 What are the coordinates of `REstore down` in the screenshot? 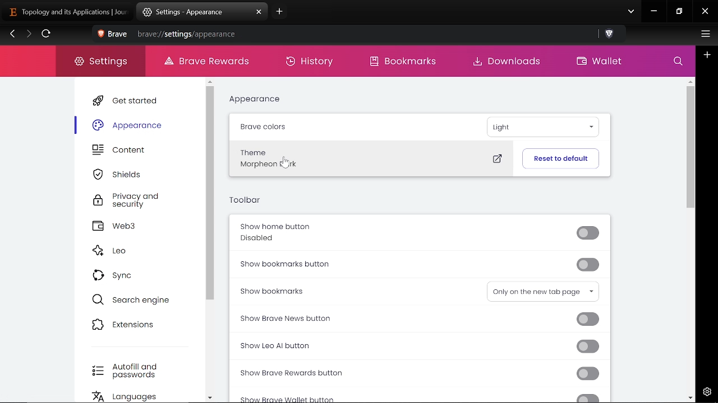 It's located at (680, 12).